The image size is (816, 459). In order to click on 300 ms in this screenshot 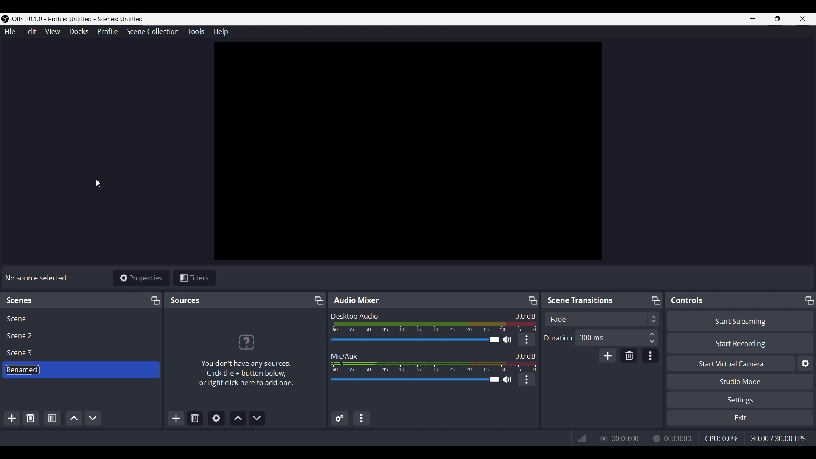, I will do `click(591, 337)`.